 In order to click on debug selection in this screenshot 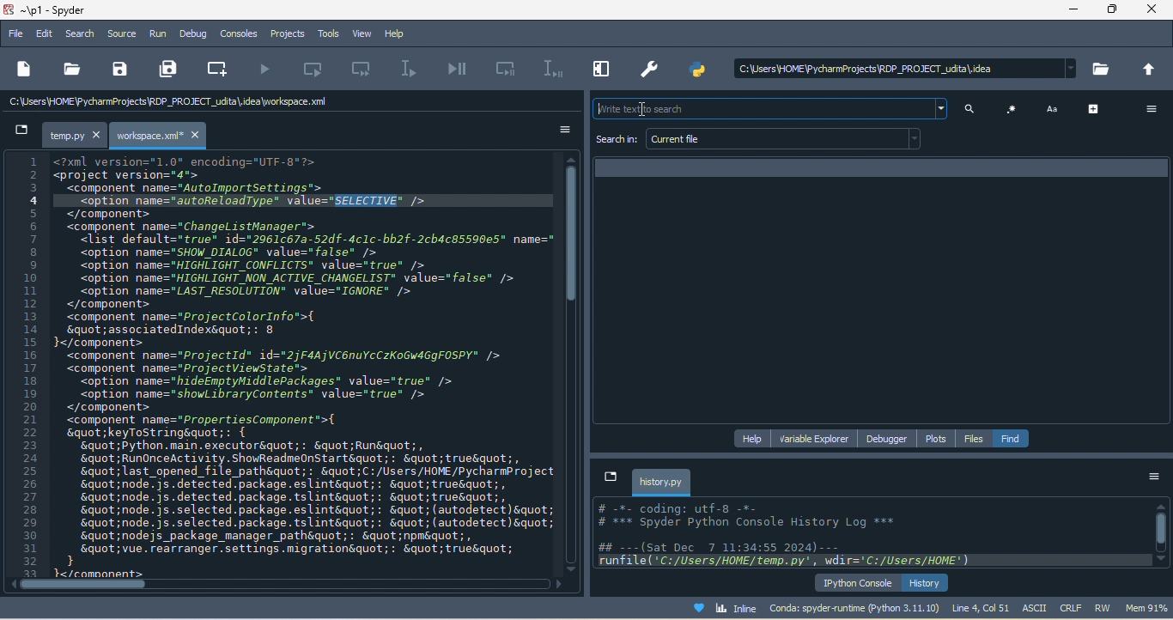, I will do `click(550, 69)`.